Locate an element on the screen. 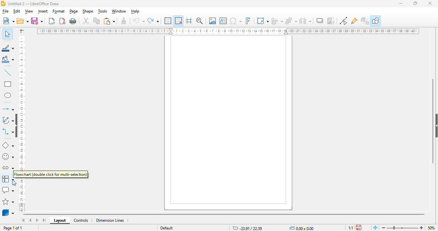 This screenshot has height=231, width=438. width and height of the selected object is located at coordinates (302, 228).